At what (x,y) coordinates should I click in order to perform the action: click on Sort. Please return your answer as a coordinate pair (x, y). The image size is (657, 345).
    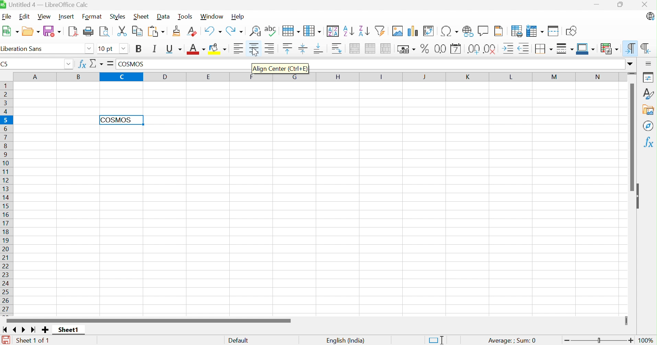
    Looking at the image, I should click on (333, 31).